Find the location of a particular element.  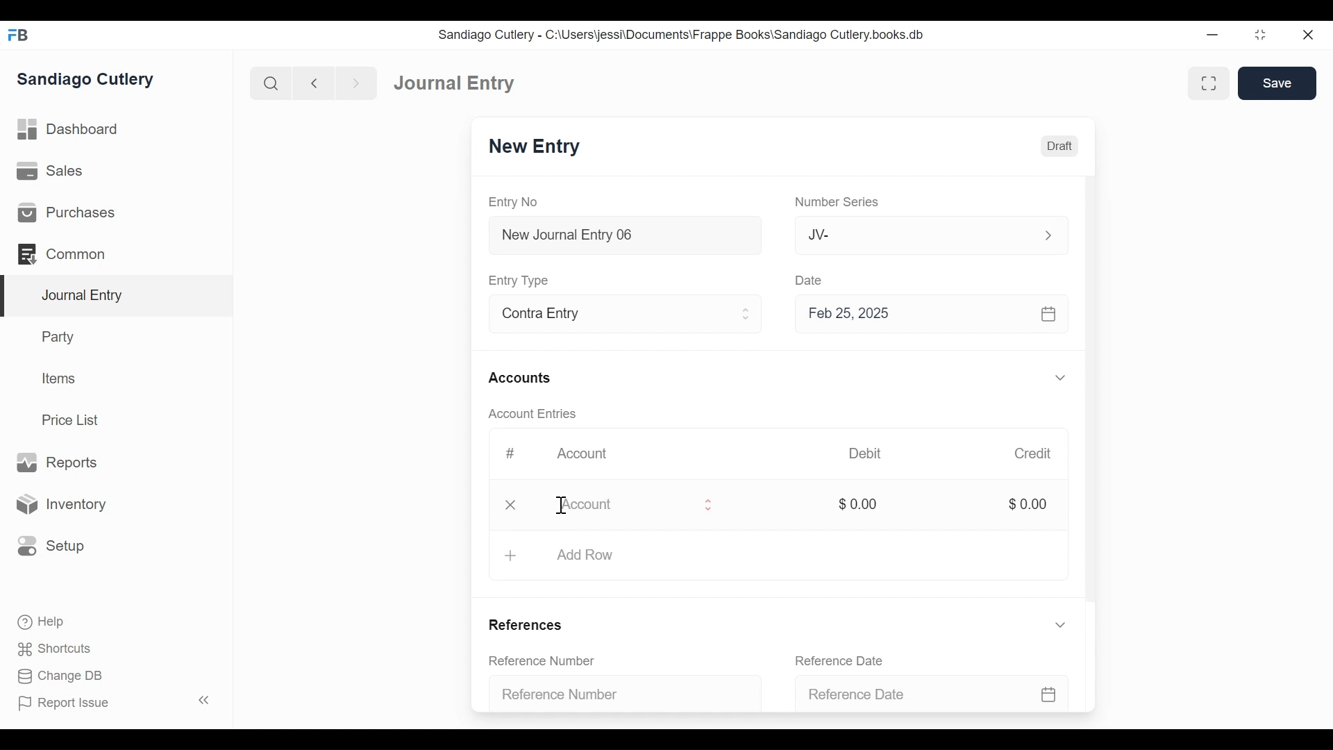

Price List is located at coordinates (75, 420).